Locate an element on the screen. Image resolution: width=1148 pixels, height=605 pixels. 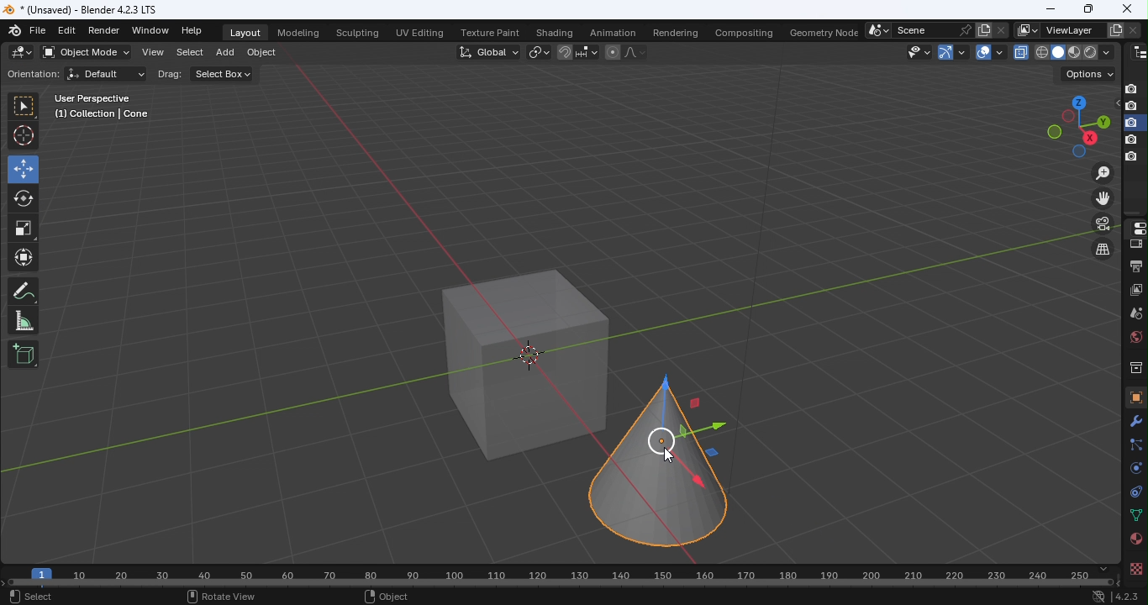
Object is located at coordinates (1134, 397).